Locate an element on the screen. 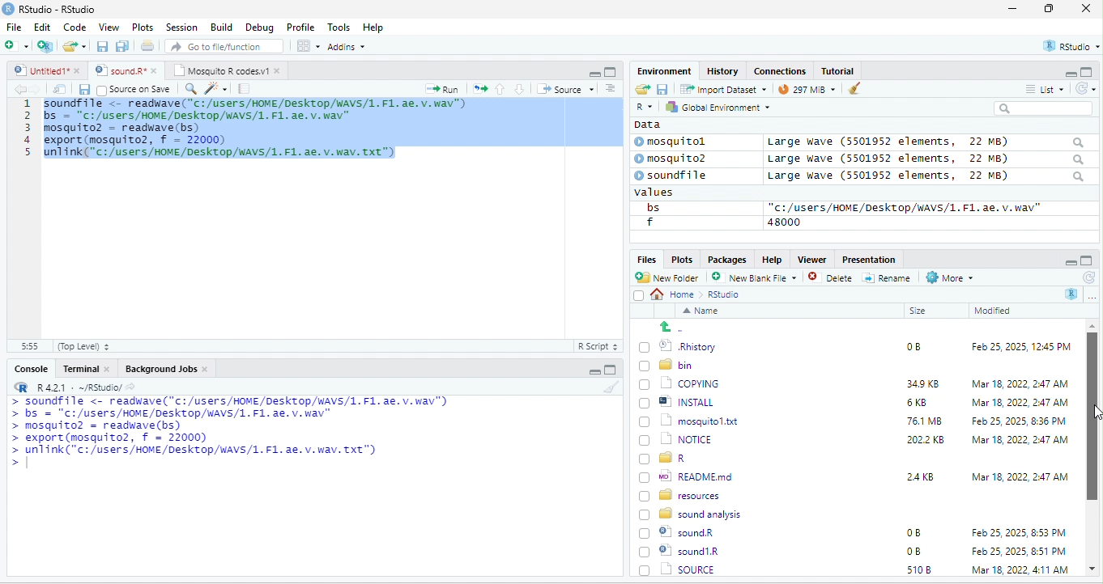 This screenshot has width=1103, height=584. Large wave (5501952 elements, 22 MB) is located at coordinates (925, 142).